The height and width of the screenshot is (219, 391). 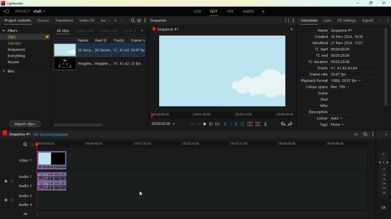 I want to click on audio1, so click(x=25, y=177).